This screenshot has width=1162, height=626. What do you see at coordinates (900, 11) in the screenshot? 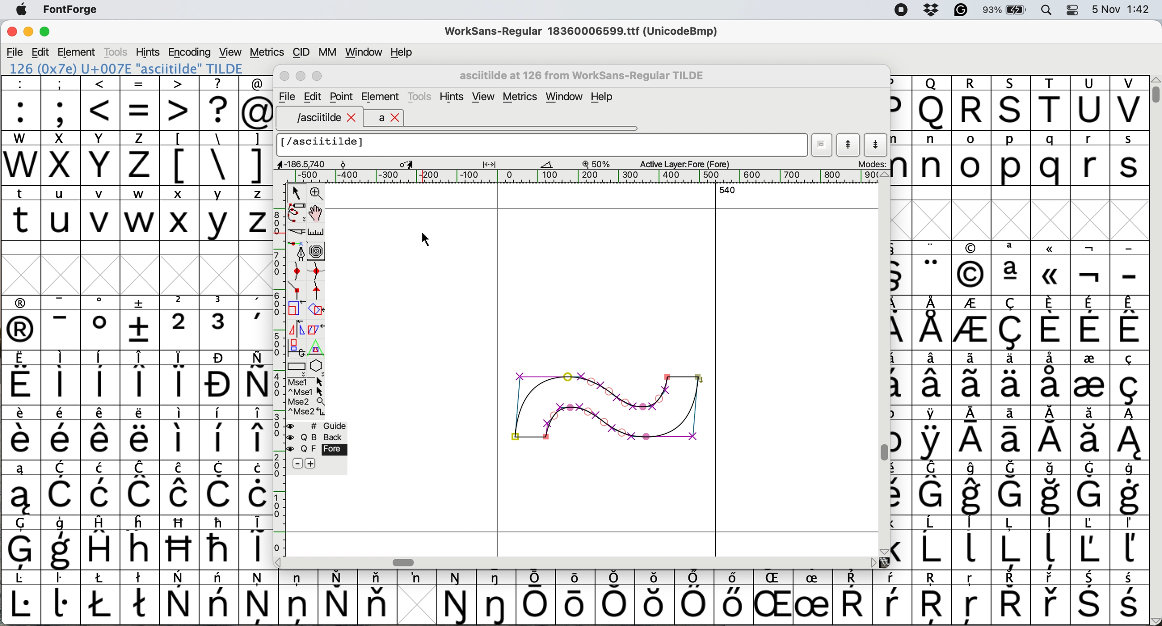
I see `screen recorder` at bounding box center [900, 11].